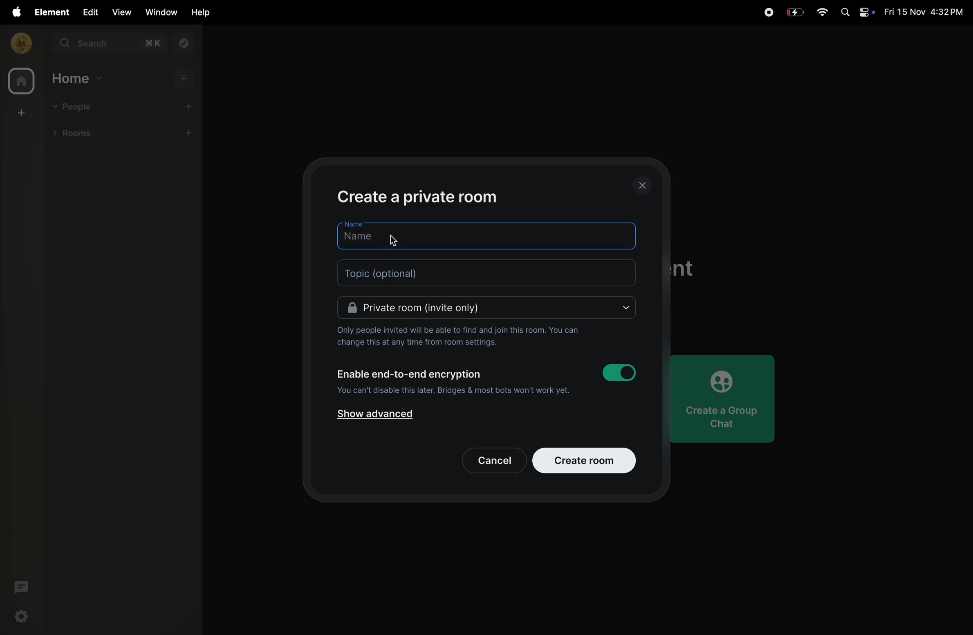  What do you see at coordinates (585, 459) in the screenshot?
I see `create room` at bounding box center [585, 459].